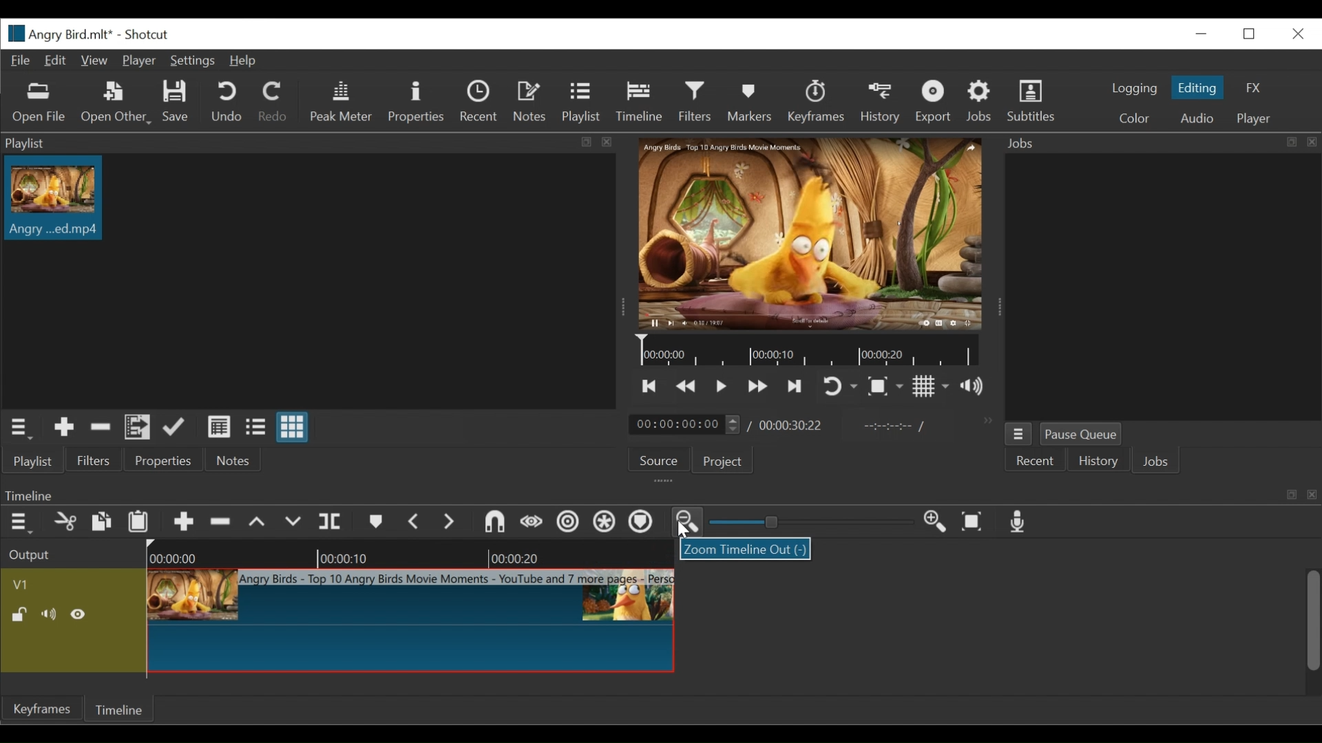 This screenshot has height=743, width=1322. Describe the element at coordinates (1022, 522) in the screenshot. I see `record audio` at that location.